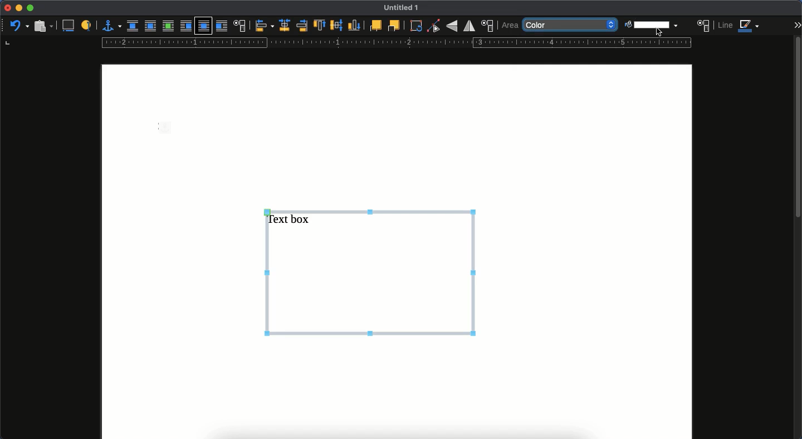  What do you see at coordinates (31, 8) in the screenshot?
I see `maximize` at bounding box center [31, 8].